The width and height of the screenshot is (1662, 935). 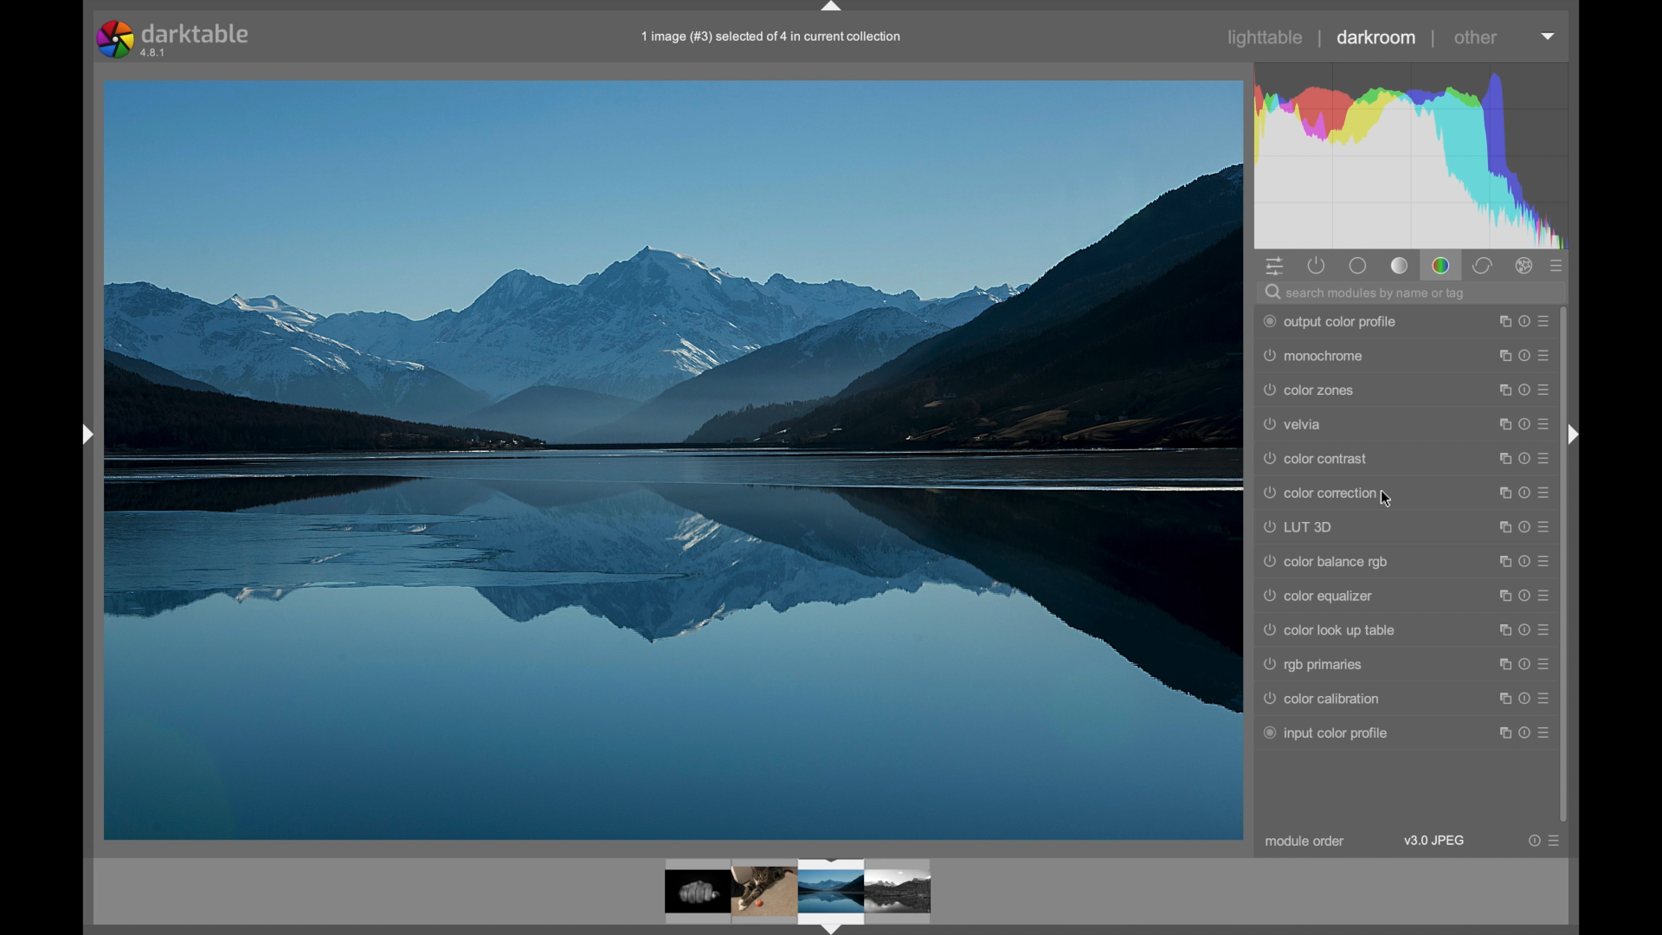 What do you see at coordinates (773, 38) in the screenshot?
I see `1 image` at bounding box center [773, 38].